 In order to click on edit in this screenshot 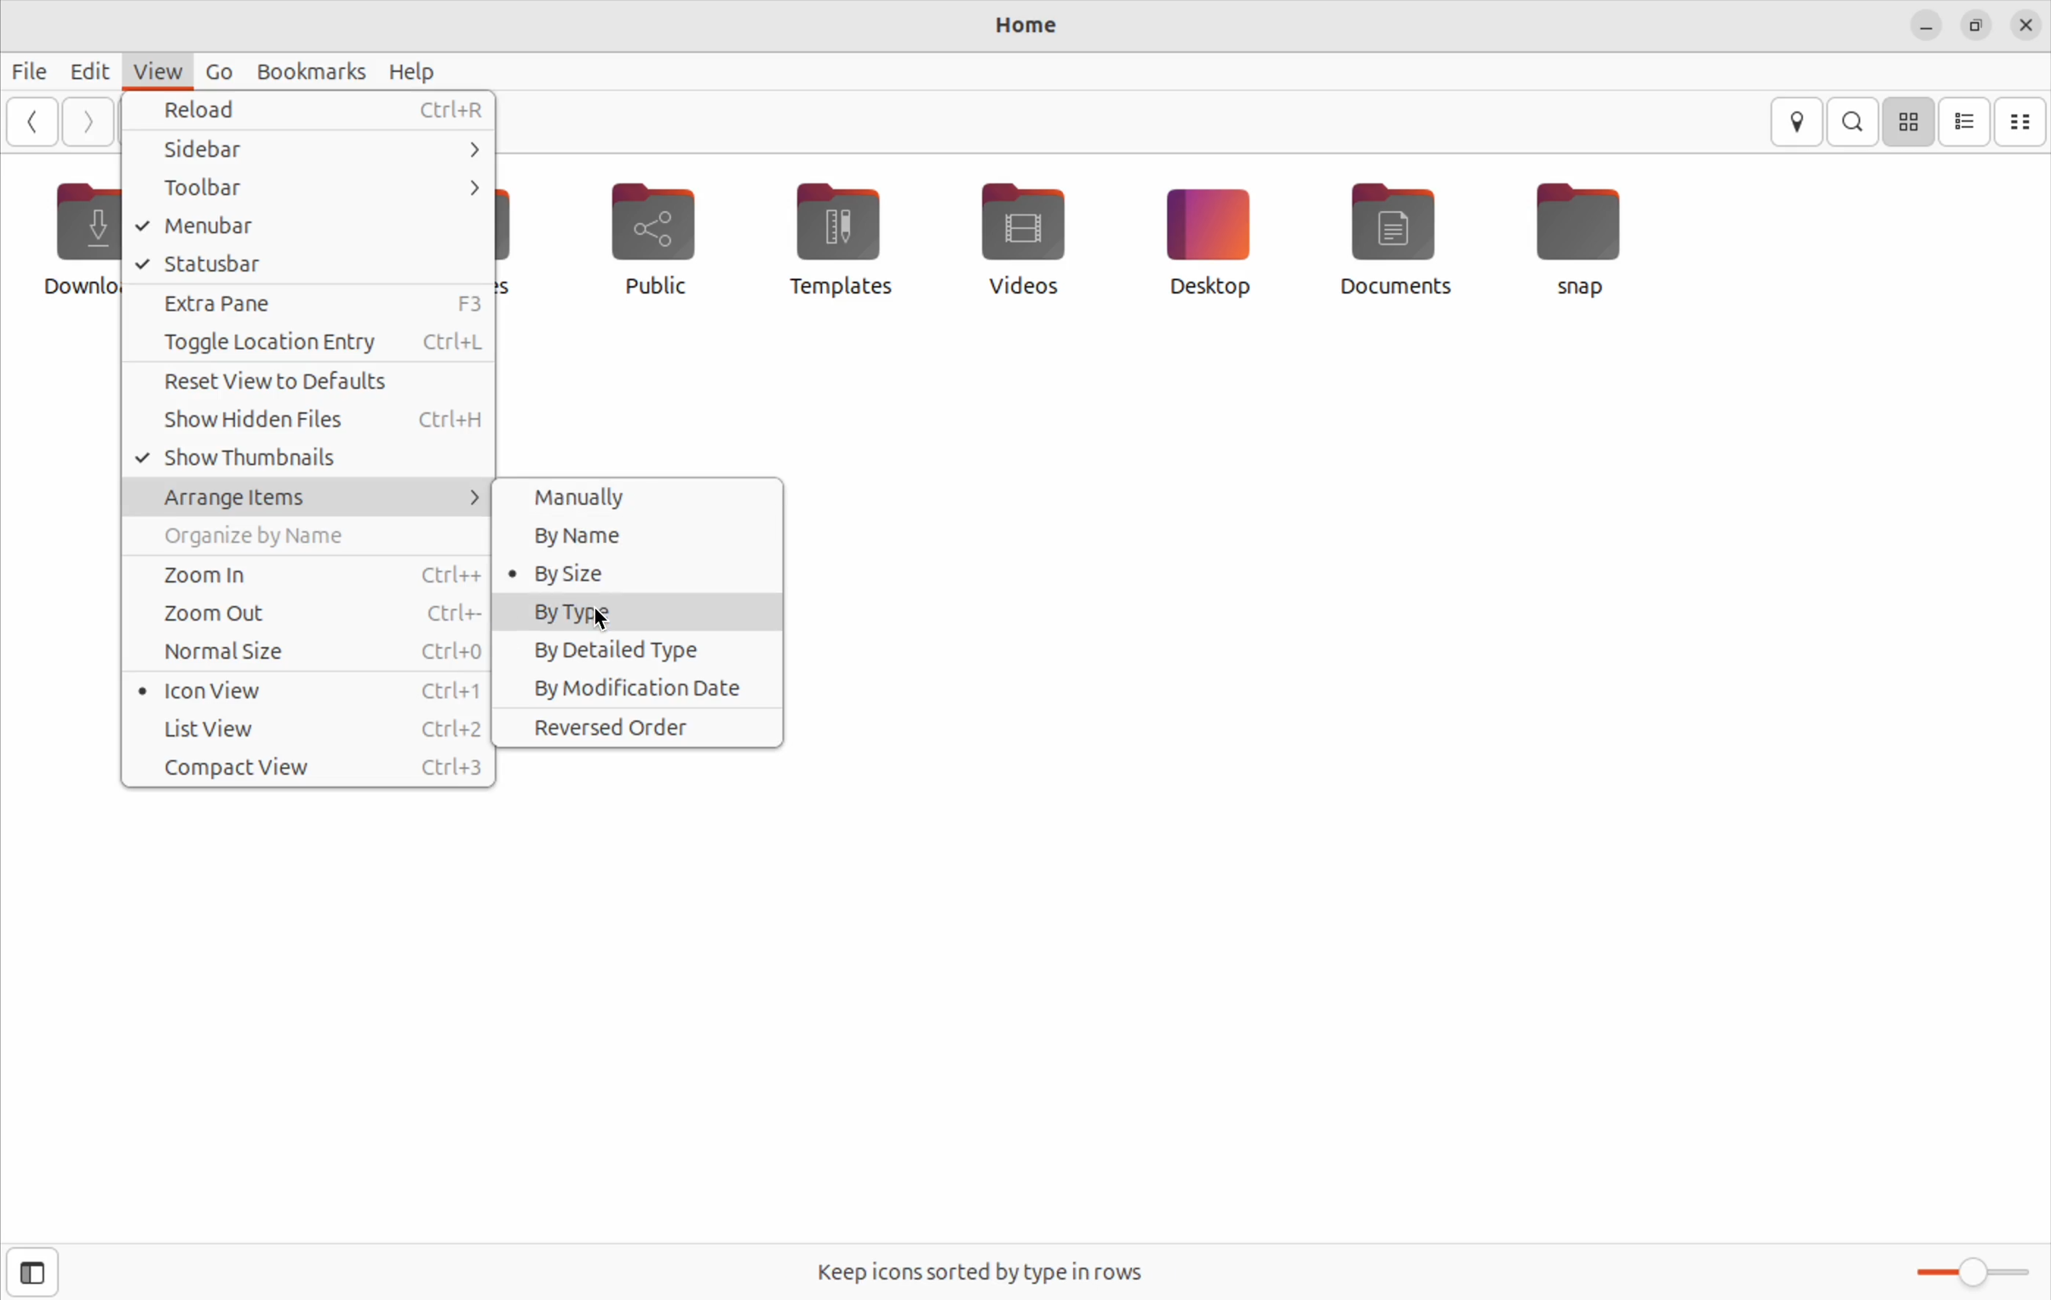, I will do `click(78, 69)`.